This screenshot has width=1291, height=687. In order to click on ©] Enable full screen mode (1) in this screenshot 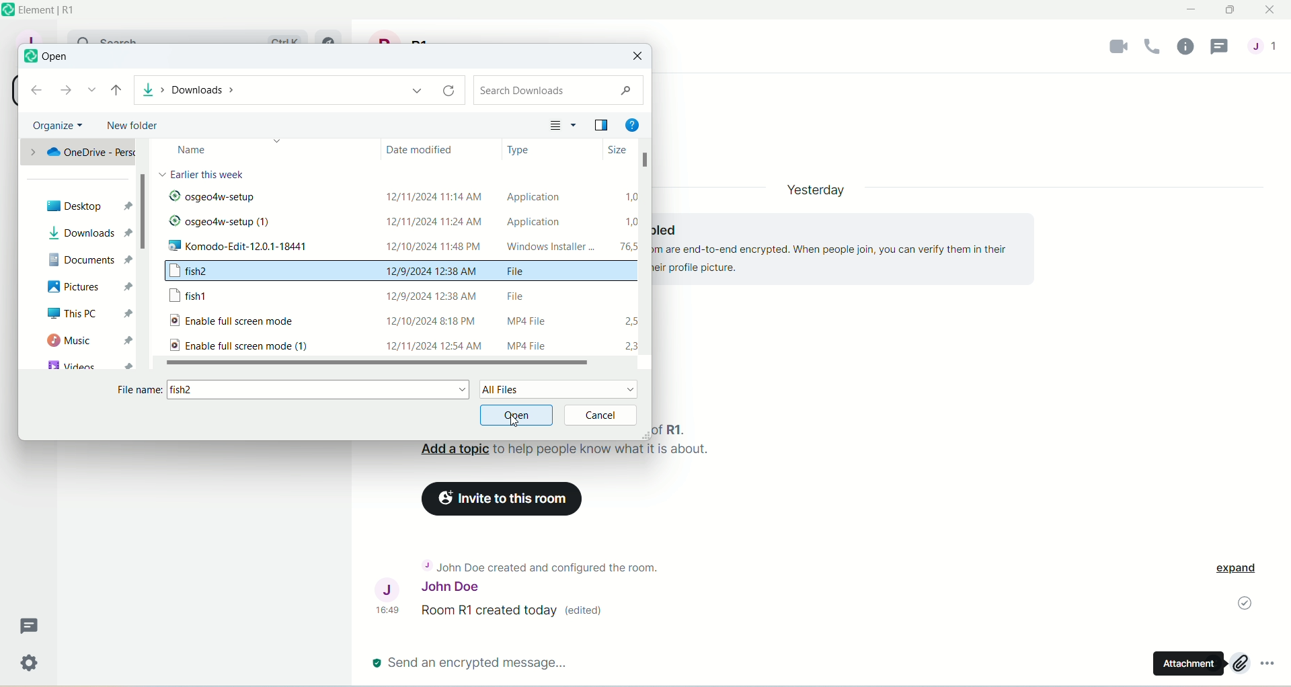, I will do `click(237, 346)`.